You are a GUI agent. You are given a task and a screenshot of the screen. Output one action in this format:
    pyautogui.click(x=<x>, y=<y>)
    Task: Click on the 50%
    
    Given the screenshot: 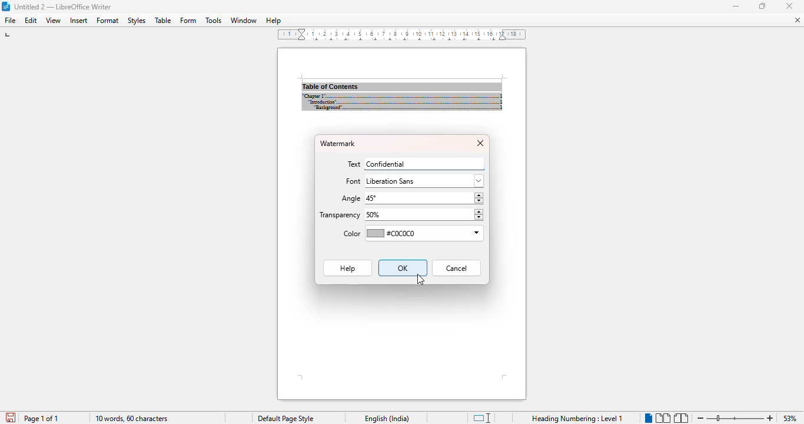 What is the action you would take?
    pyautogui.click(x=424, y=214)
    